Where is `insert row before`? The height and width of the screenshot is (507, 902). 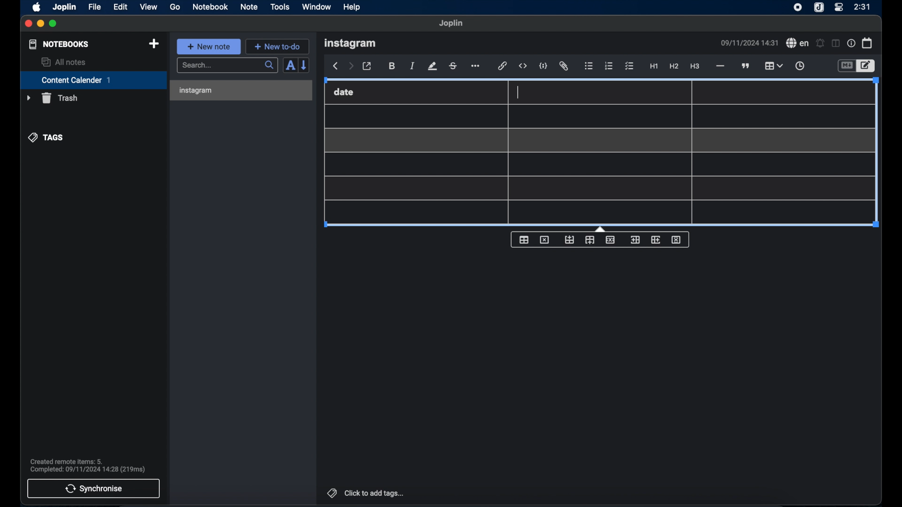
insert row before is located at coordinates (569, 239).